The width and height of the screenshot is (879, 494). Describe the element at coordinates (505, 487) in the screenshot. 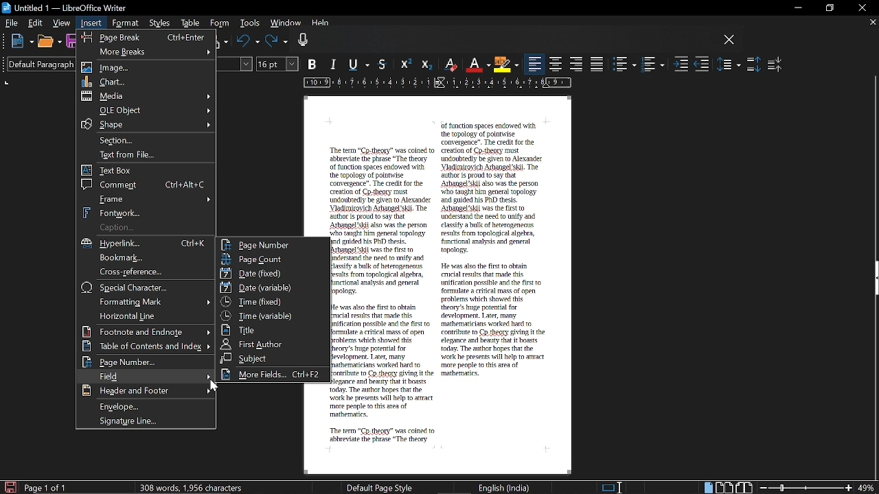

I see `English (India)` at that location.